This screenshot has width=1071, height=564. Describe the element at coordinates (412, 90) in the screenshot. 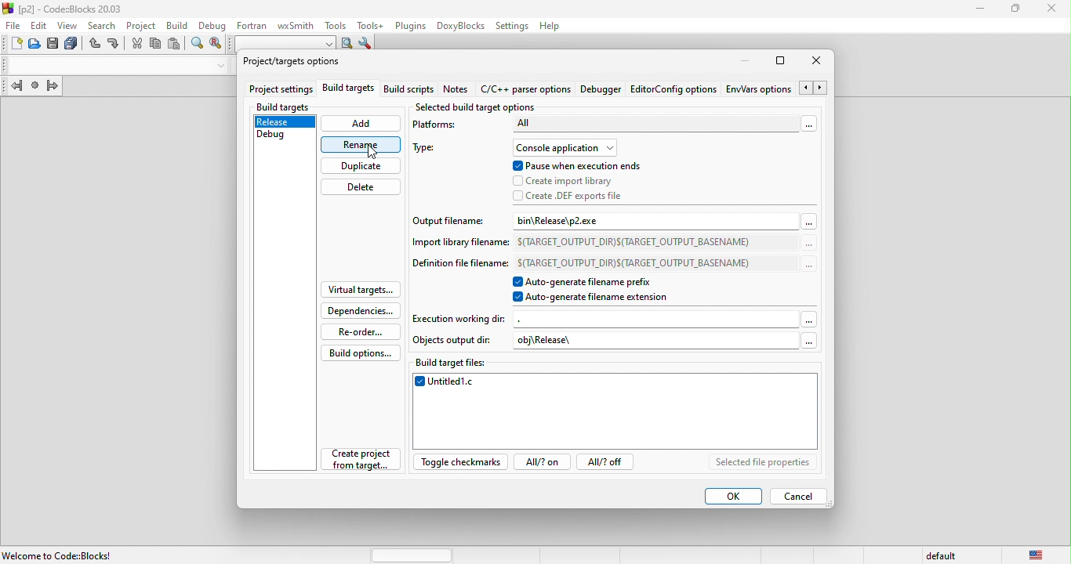

I see `build script ` at that location.